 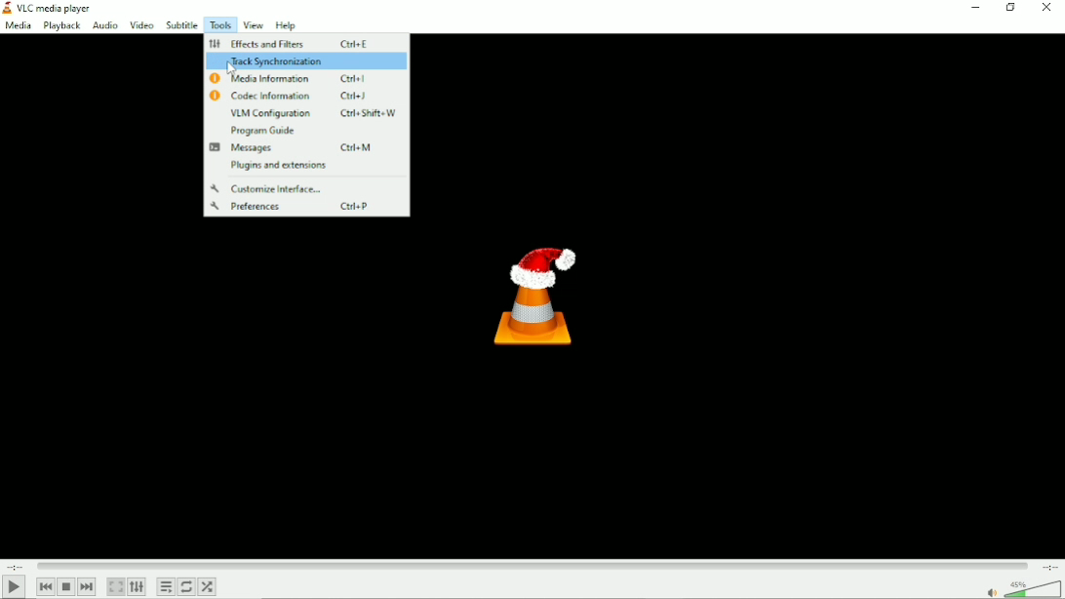 What do you see at coordinates (276, 166) in the screenshot?
I see `plugins and extensions` at bounding box center [276, 166].